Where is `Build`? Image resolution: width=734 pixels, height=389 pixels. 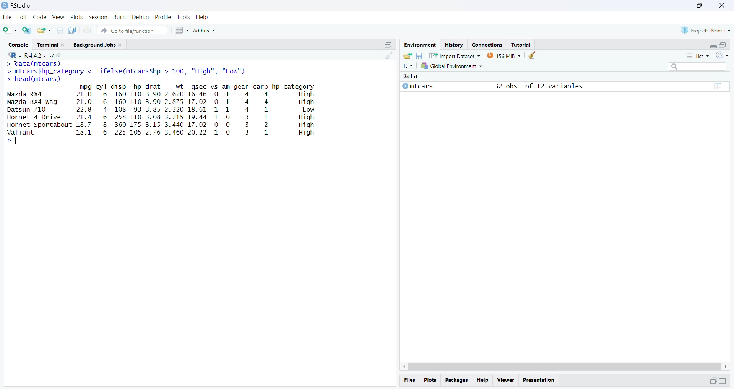 Build is located at coordinates (120, 17).